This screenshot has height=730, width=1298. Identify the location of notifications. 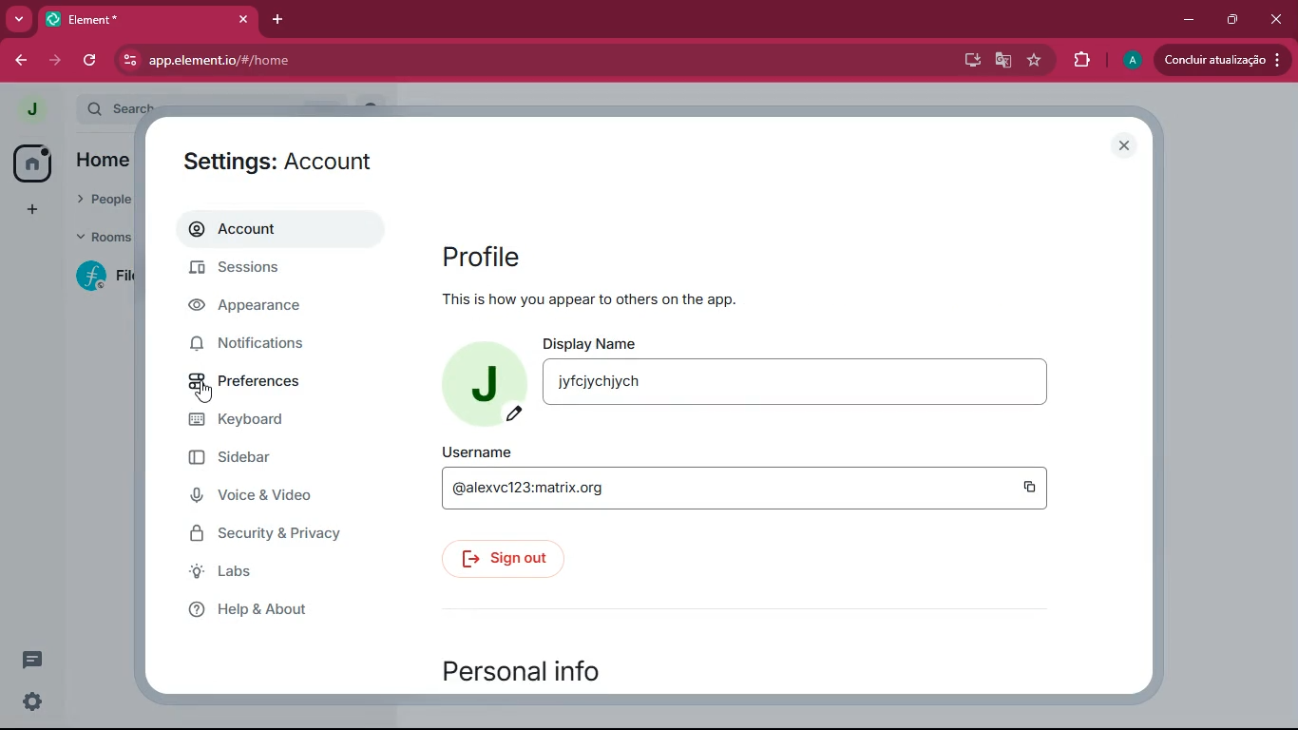
(261, 344).